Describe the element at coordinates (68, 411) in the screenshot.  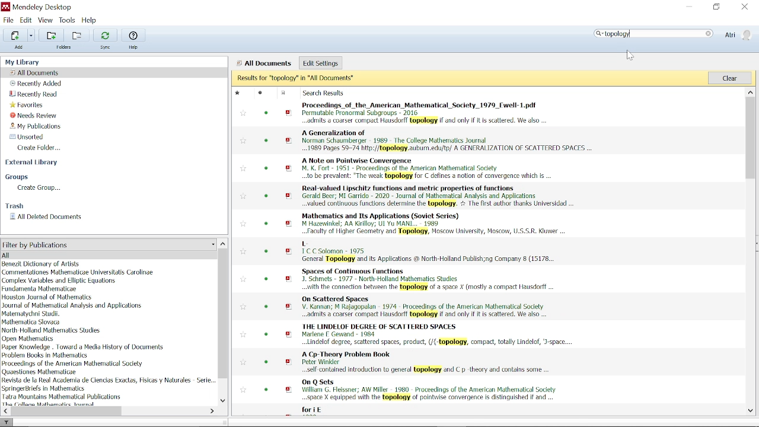
I see `Horizontal scrollbar for filter by publications` at that location.